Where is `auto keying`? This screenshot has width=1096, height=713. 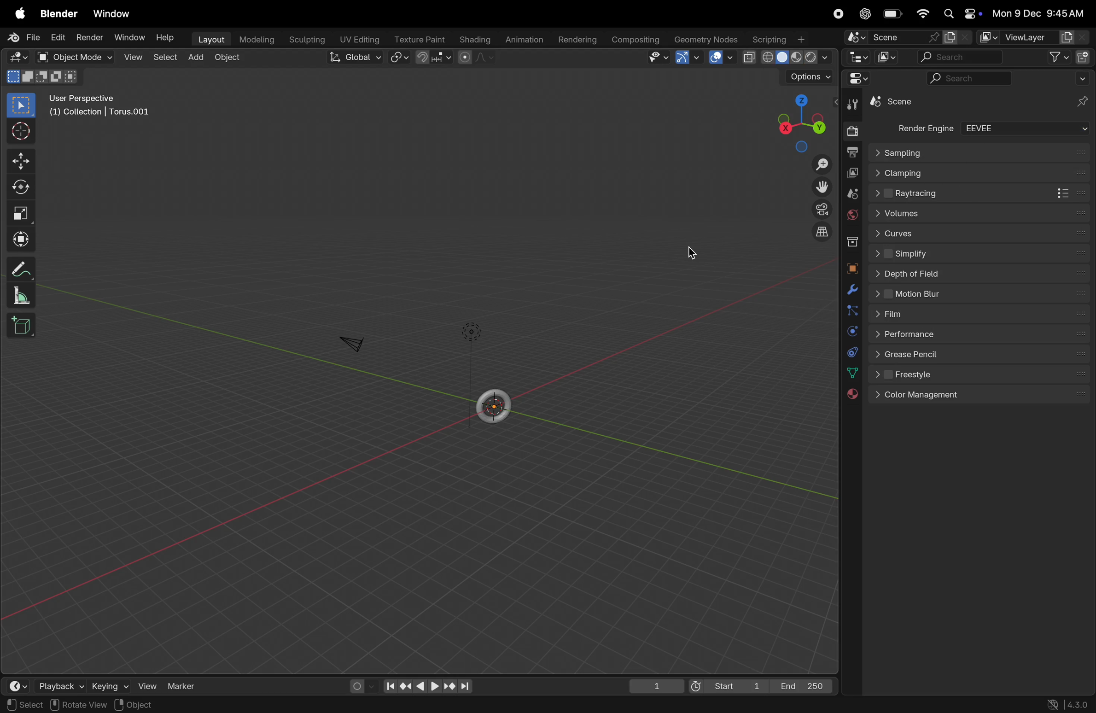
auto keying is located at coordinates (357, 685).